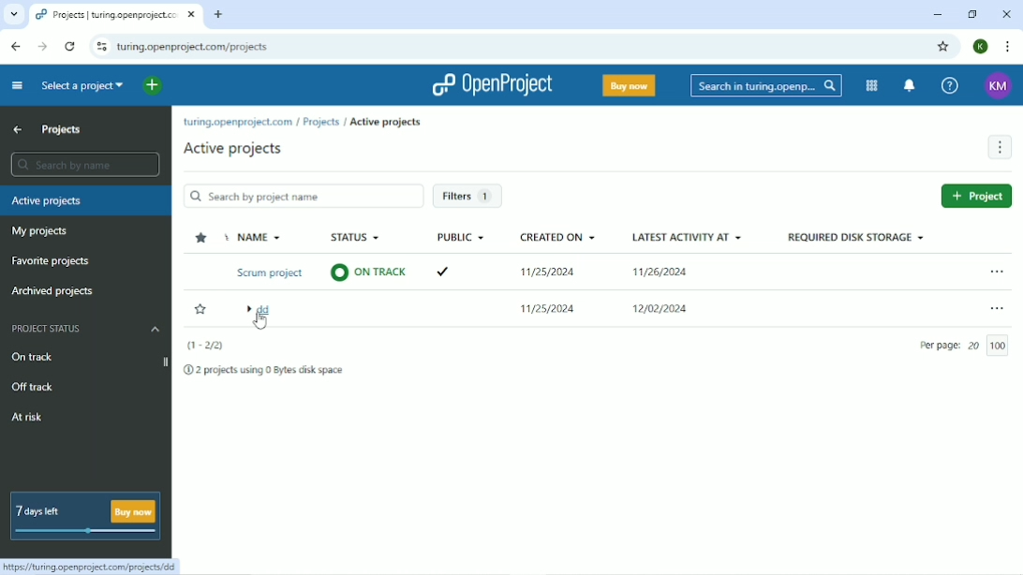  I want to click on Current tab, so click(118, 16).